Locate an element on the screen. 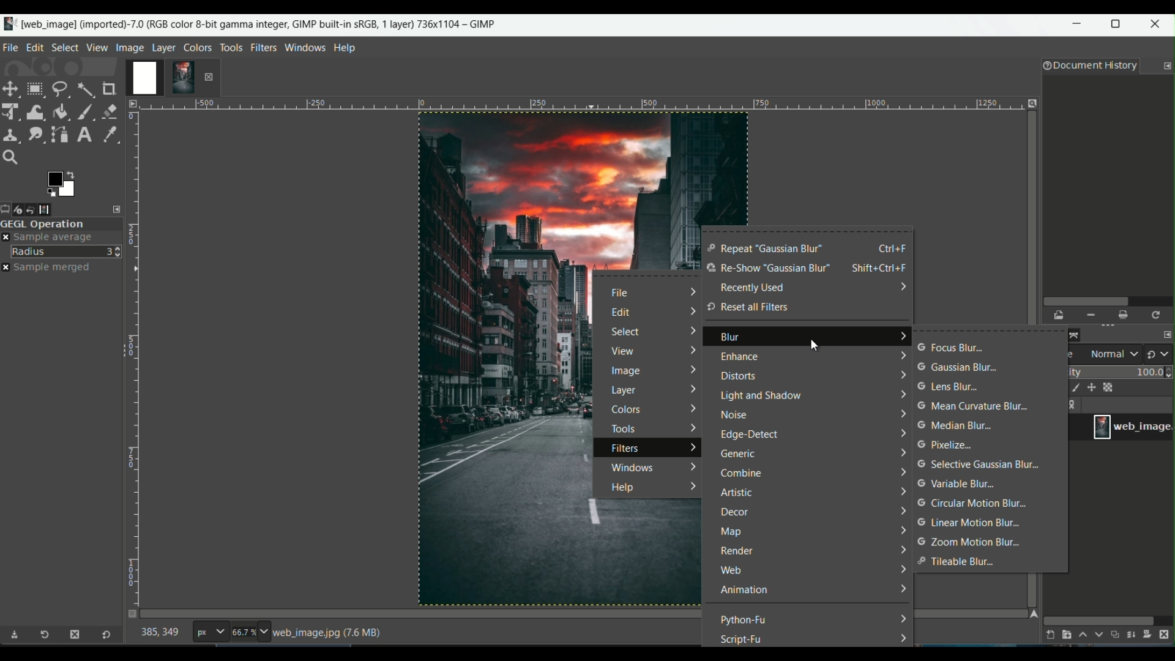 This screenshot has width=1175, height=661. options is located at coordinates (1075, 406).